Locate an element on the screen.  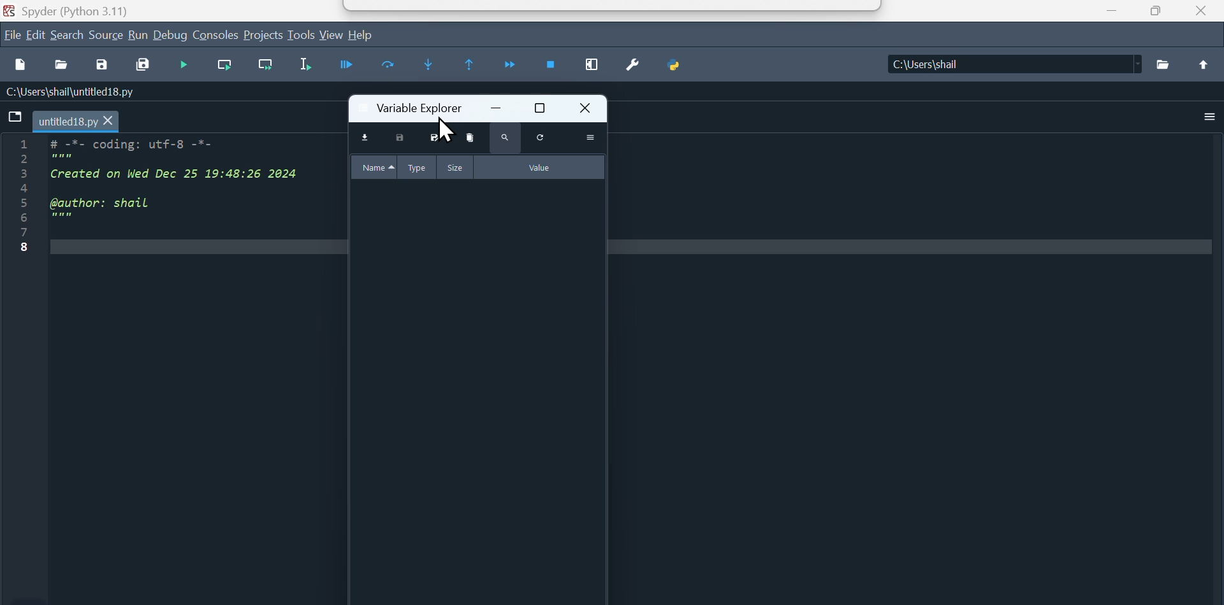
Open is located at coordinates (64, 66).